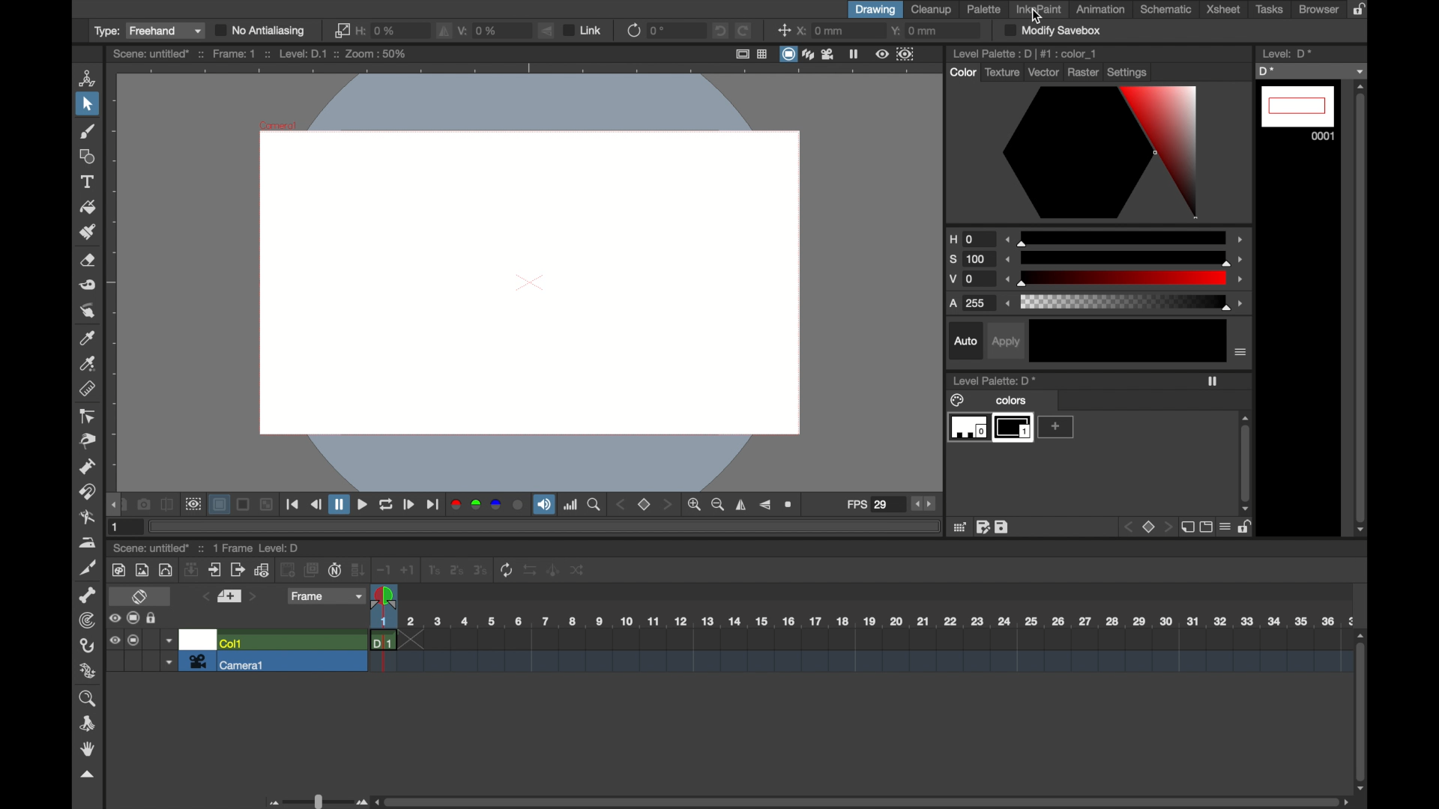 This screenshot has width=1439, height=809. Describe the element at coordinates (409, 505) in the screenshot. I see `next frame` at that location.